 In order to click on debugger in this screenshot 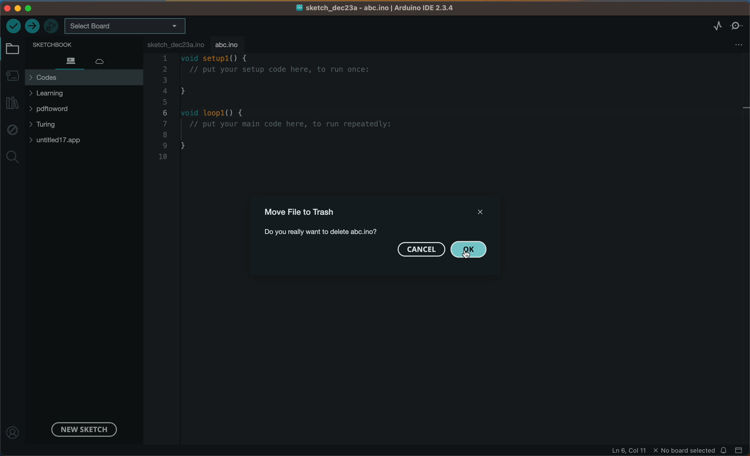, I will do `click(50, 26)`.